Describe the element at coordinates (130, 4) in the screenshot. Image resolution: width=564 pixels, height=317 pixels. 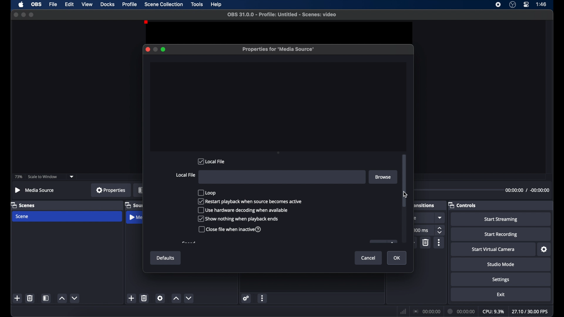
I see `profile` at that location.